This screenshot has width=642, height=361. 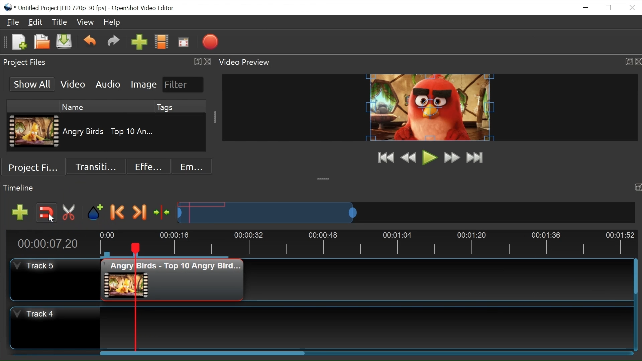 I want to click on Preview window, so click(x=430, y=107).